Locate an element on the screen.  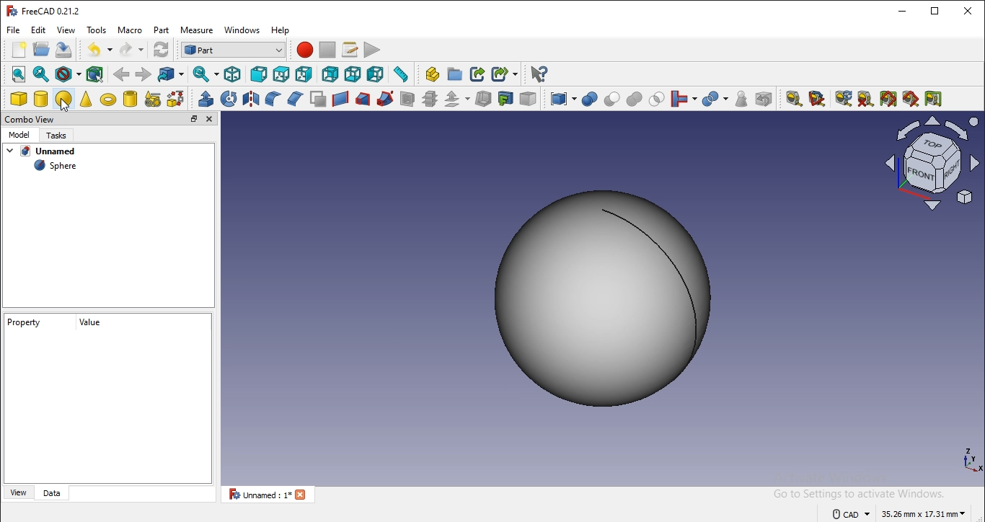
refresh is located at coordinates (844, 98).